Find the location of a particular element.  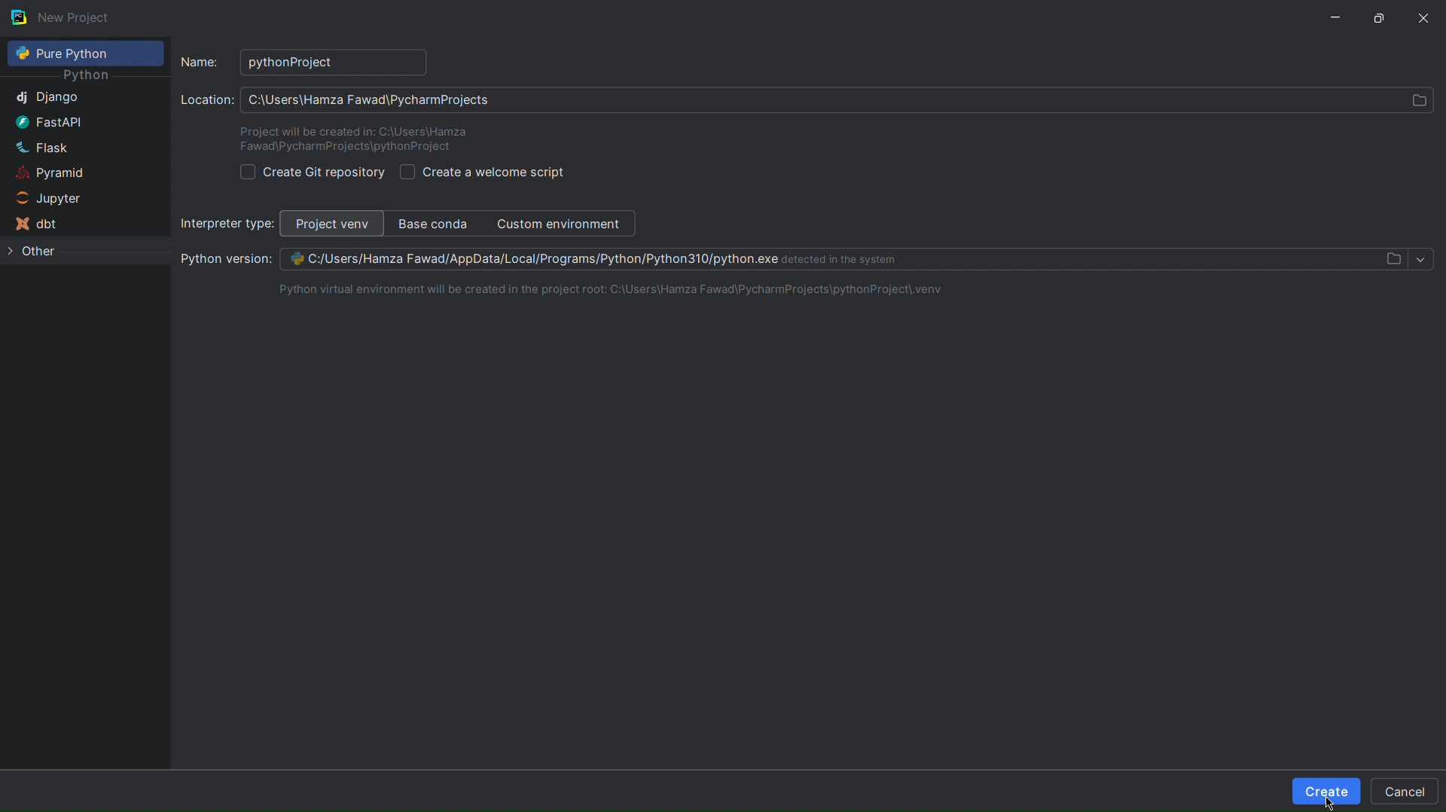

C:/Users/Hamza Fawad/AppData/Local/Programs/Python/Python310/python.exe detected in the system is located at coordinates (622, 258).